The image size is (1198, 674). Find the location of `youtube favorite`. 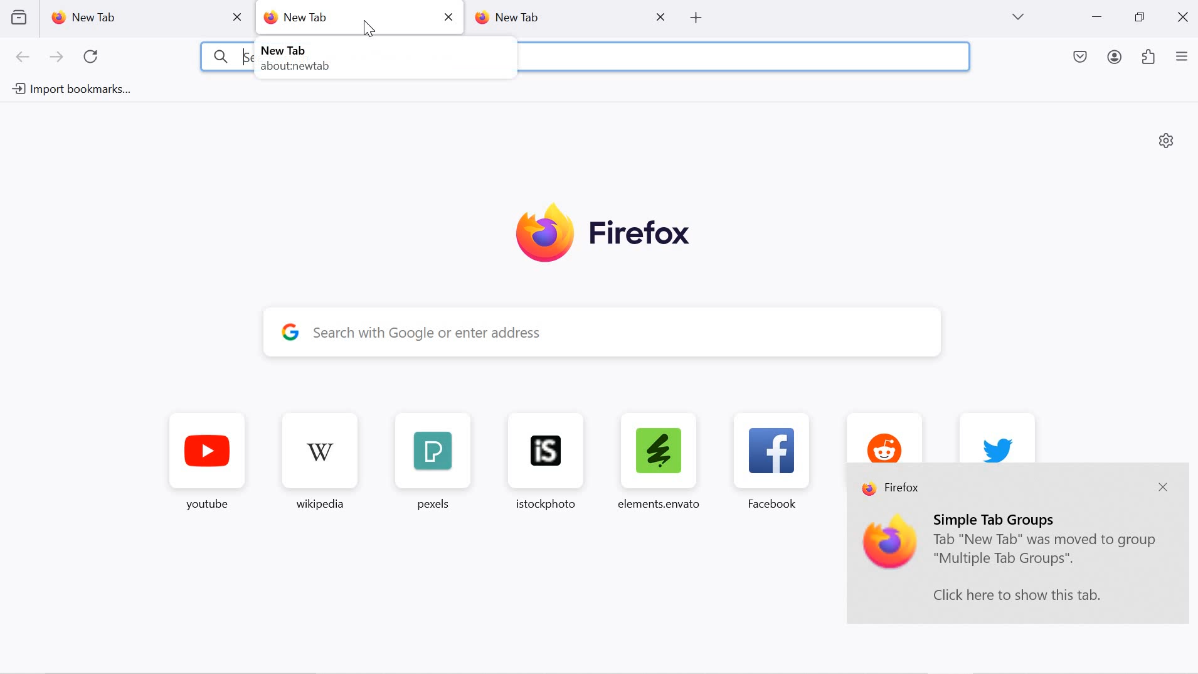

youtube favorite is located at coordinates (208, 464).